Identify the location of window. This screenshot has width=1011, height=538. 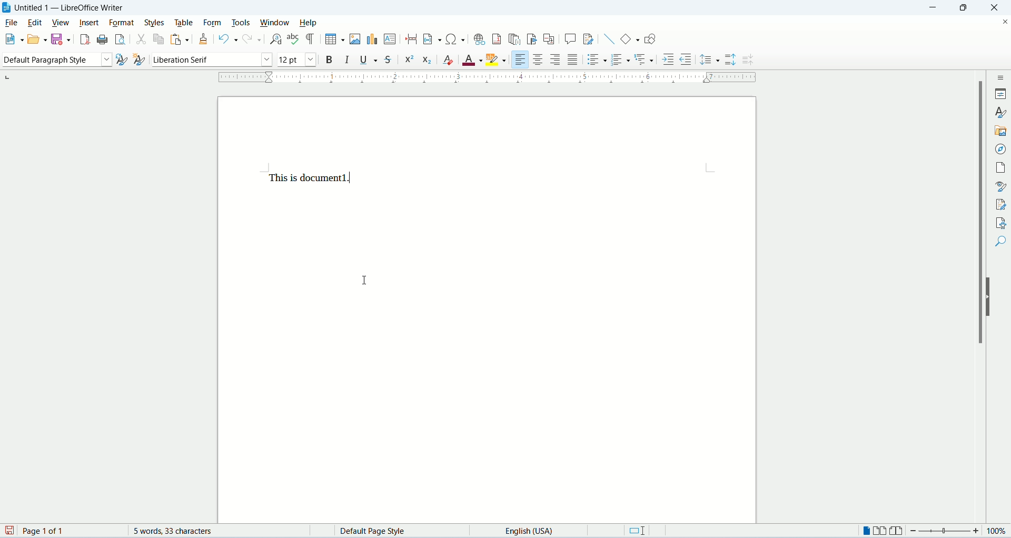
(277, 23).